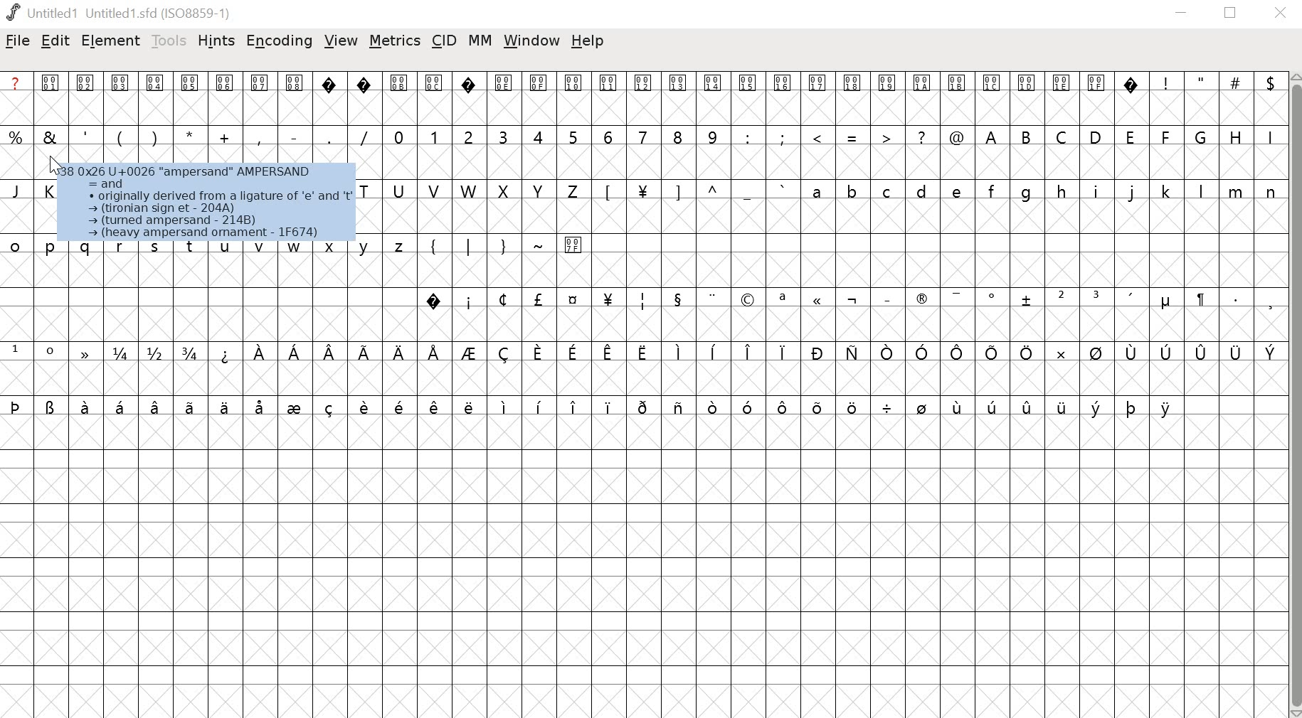 This screenshot has width=1302, height=718. I want to click on b, so click(854, 191).